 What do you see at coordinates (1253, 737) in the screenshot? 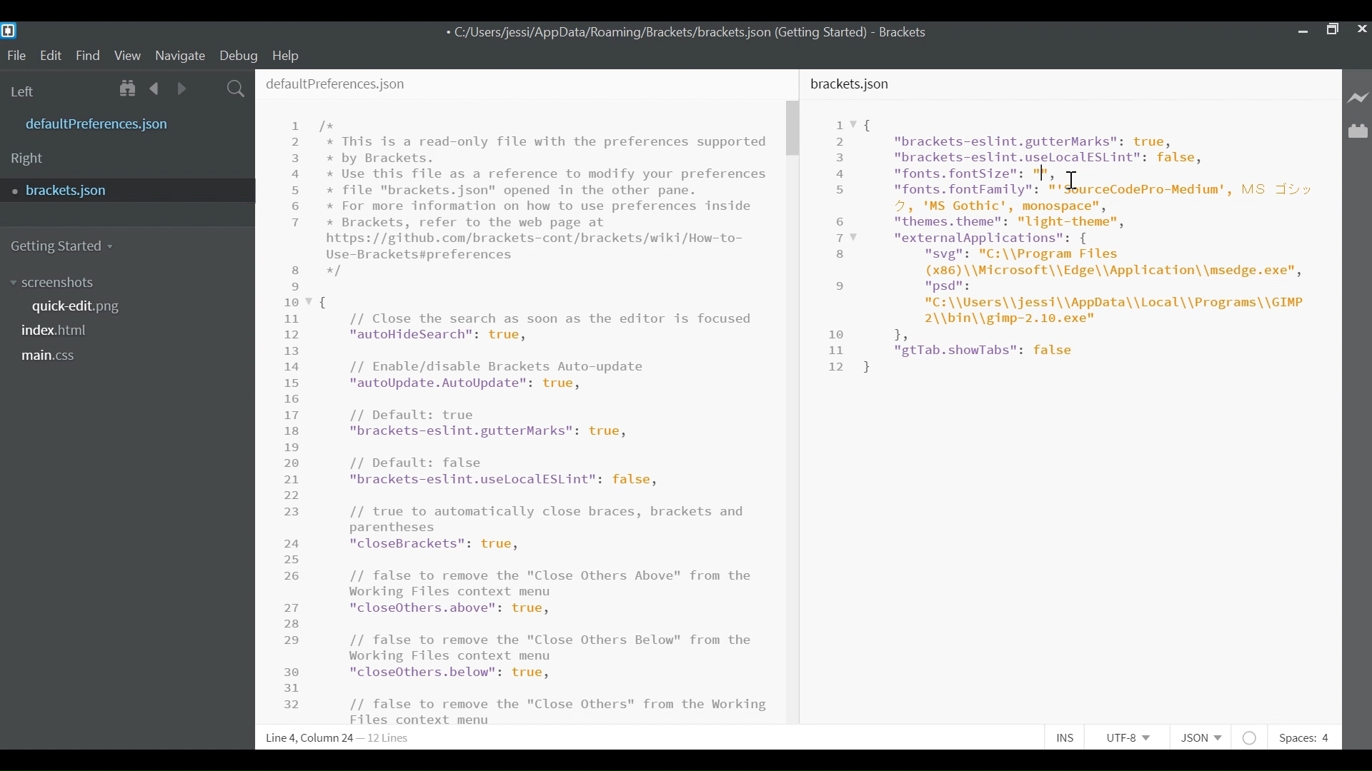
I see `No lintel Available for JSON` at bounding box center [1253, 737].